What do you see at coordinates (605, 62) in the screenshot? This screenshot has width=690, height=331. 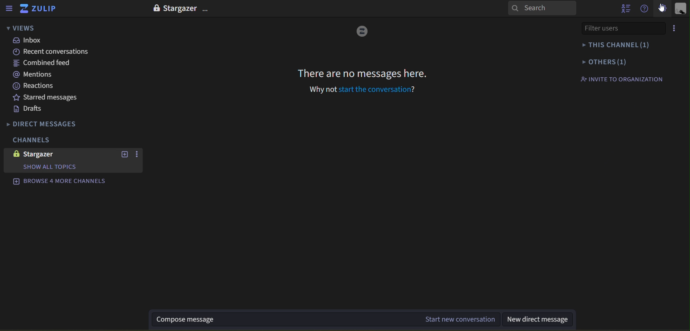 I see `others(1)` at bounding box center [605, 62].